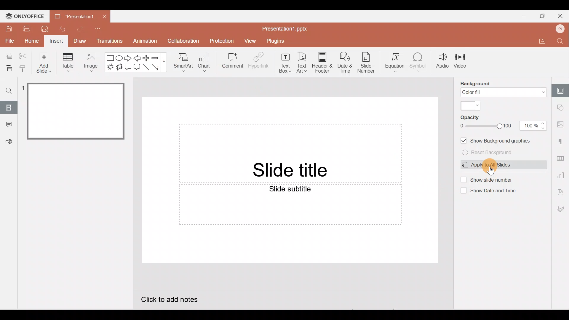 Image resolution: width=569 pixels, height=320 pixels. I want to click on Rectangular callout, so click(128, 68).